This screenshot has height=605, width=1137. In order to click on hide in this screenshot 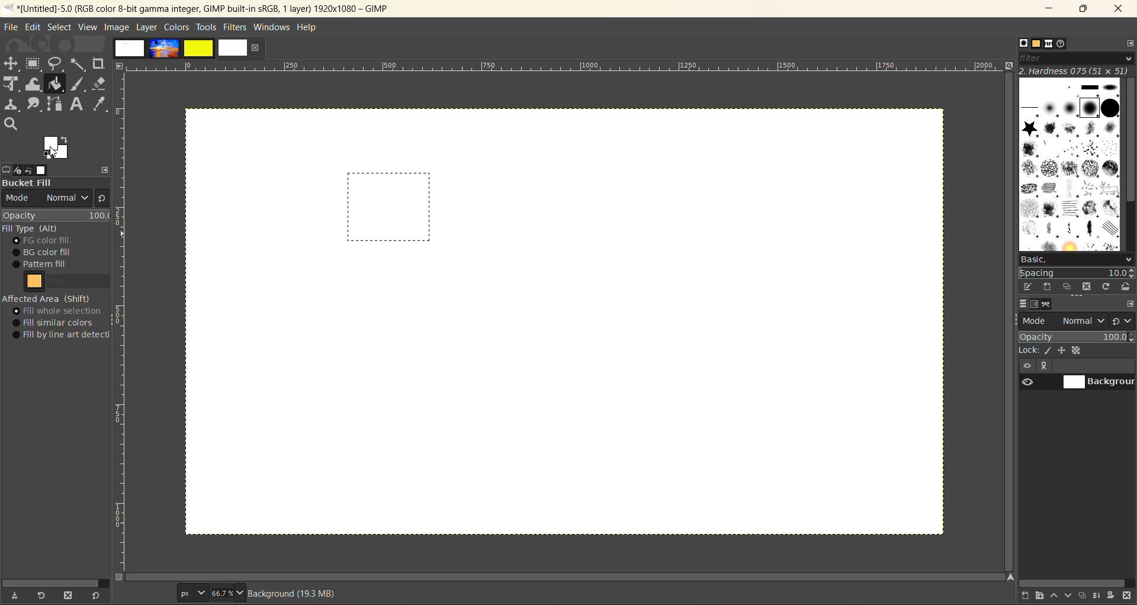, I will do `click(1026, 366)`.